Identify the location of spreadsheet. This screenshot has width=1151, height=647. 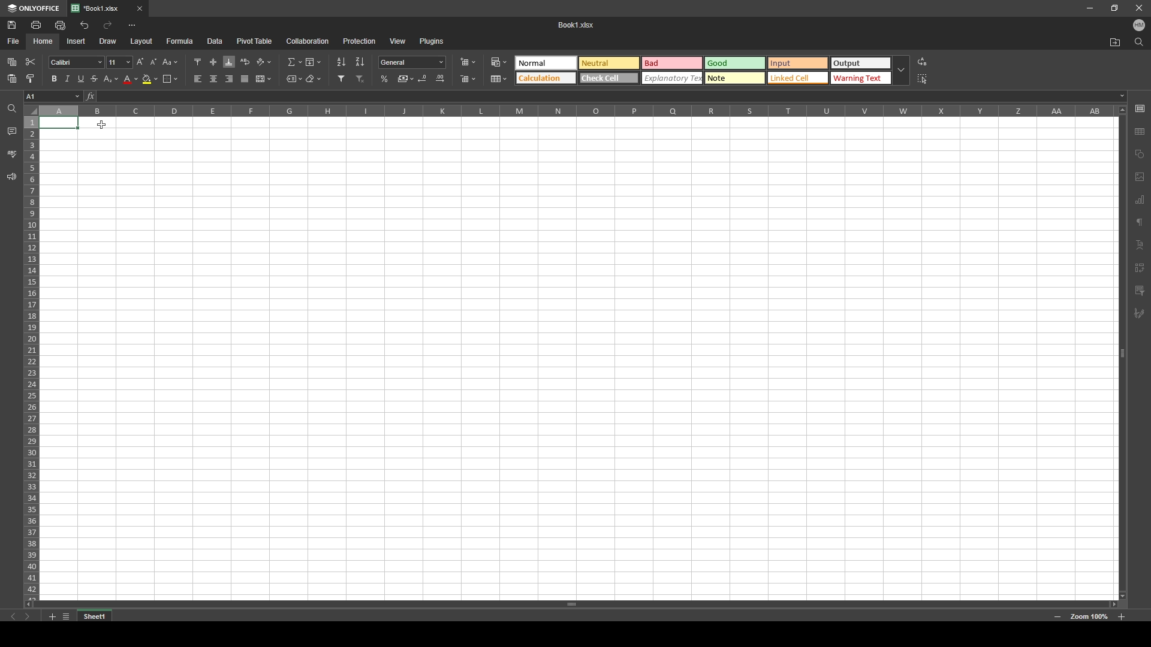
(578, 358).